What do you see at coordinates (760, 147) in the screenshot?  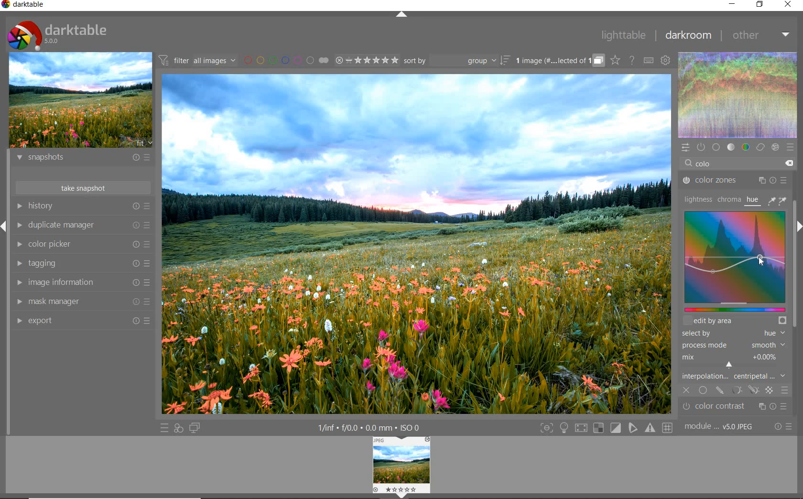 I see `correct` at bounding box center [760, 147].